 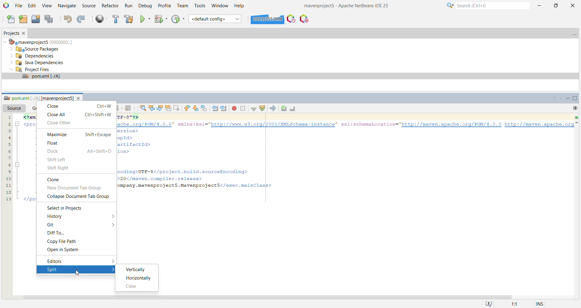 I want to click on 13, so click(x=8, y=199).